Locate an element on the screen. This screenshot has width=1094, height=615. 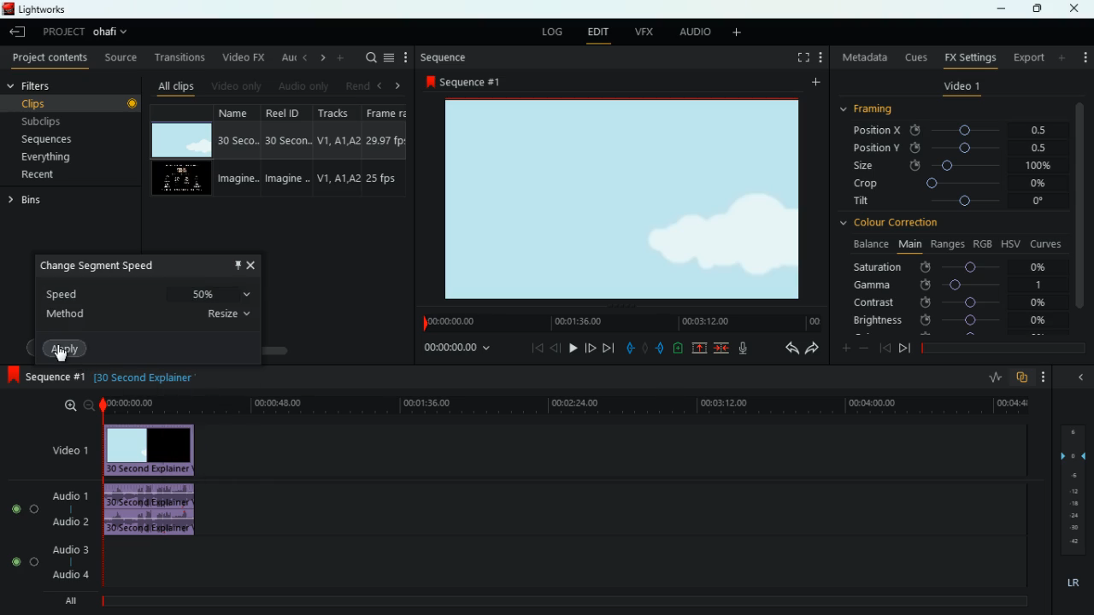
join is located at coordinates (723, 348).